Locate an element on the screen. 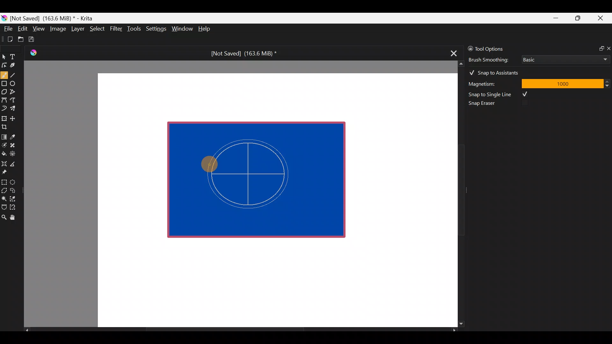  Image is located at coordinates (58, 29).